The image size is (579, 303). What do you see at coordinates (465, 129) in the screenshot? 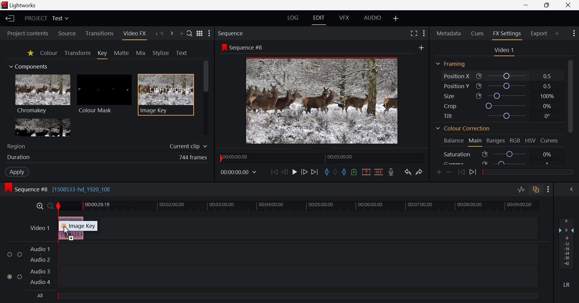
I see `Colour Correction` at bounding box center [465, 129].